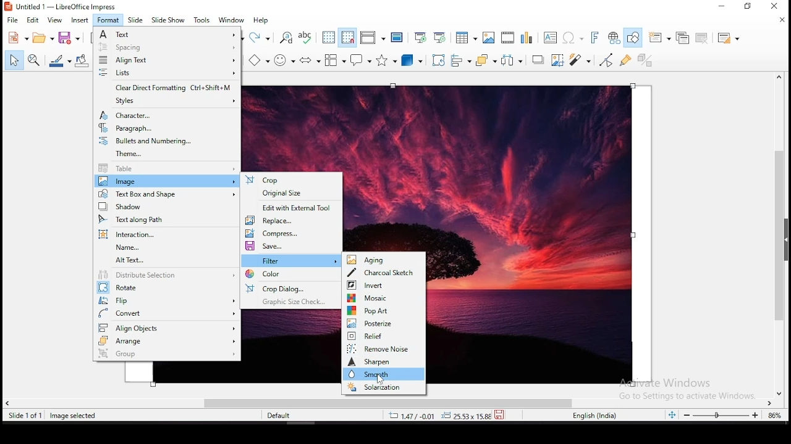 This screenshot has height=444, width=791. What do you see at coordinates (55, 20) in the screenshot?
I see `view` at bounding box center [55, 20].